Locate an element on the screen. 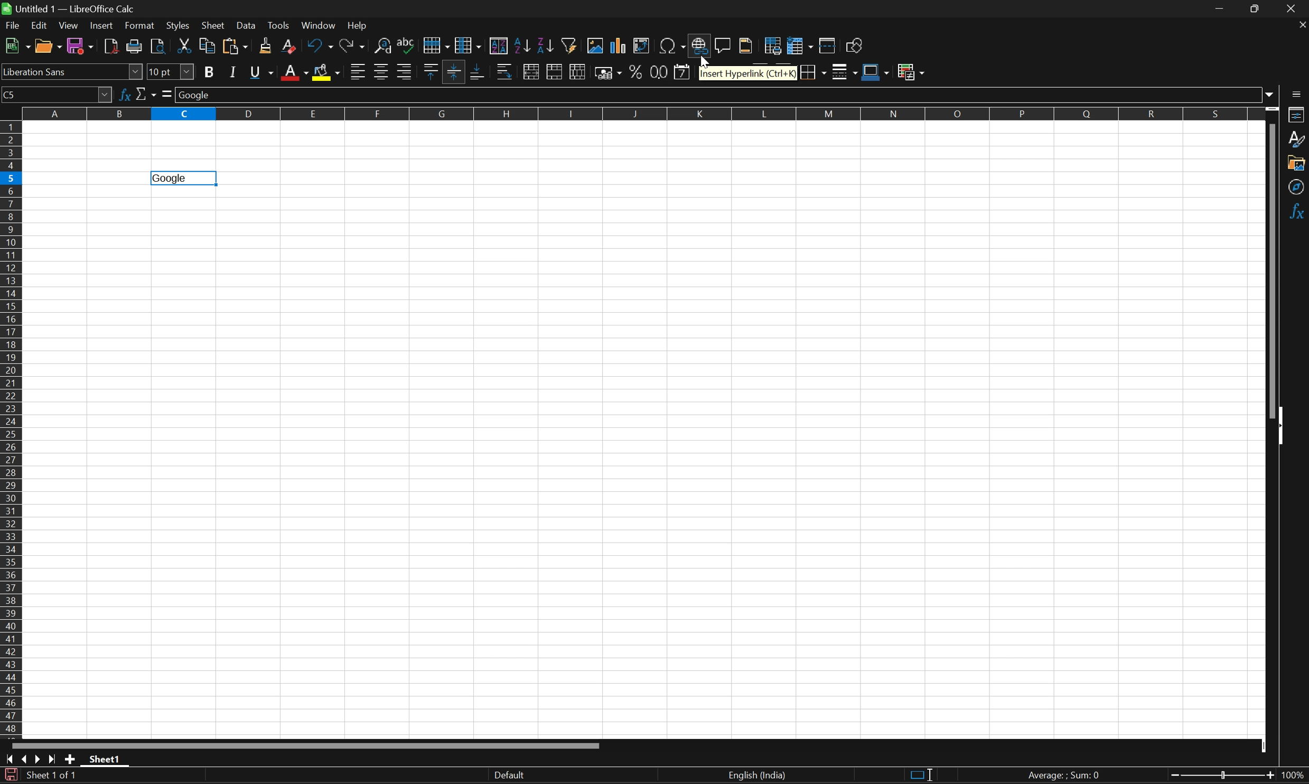 This screenshot has width=1309, height=784. View is located at coordinates (68, 26).